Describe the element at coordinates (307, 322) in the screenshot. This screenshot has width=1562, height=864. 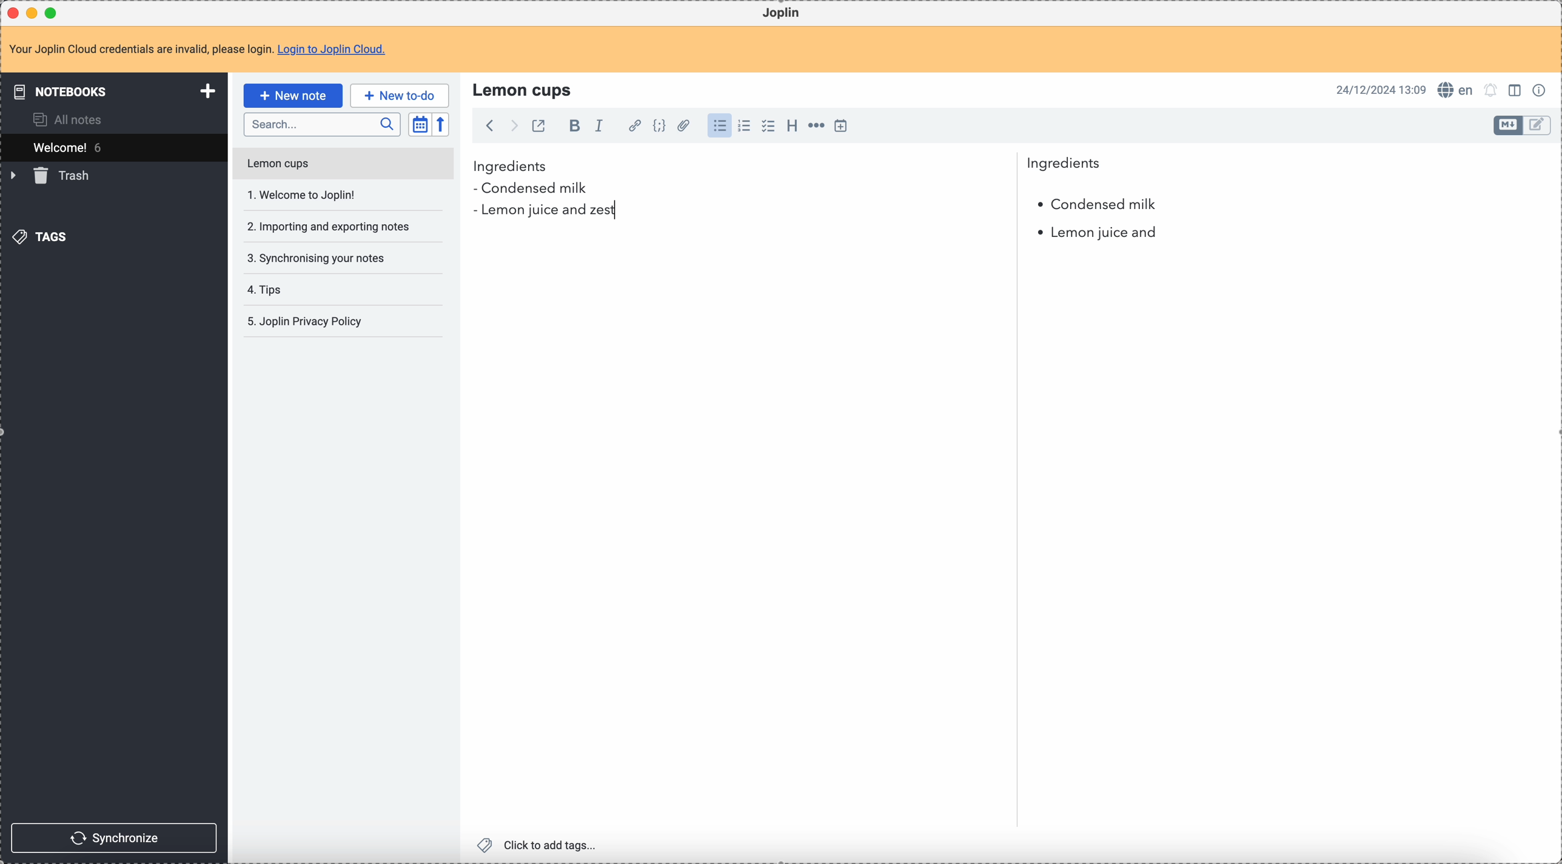
I see `Joplin privacy policy note` at that location.